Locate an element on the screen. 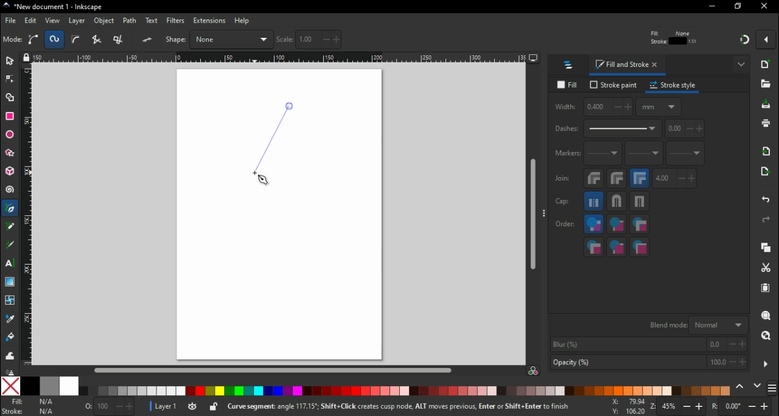 This screenshot has height=416, width=779. create spiro path is located at coordinates (55, 39).